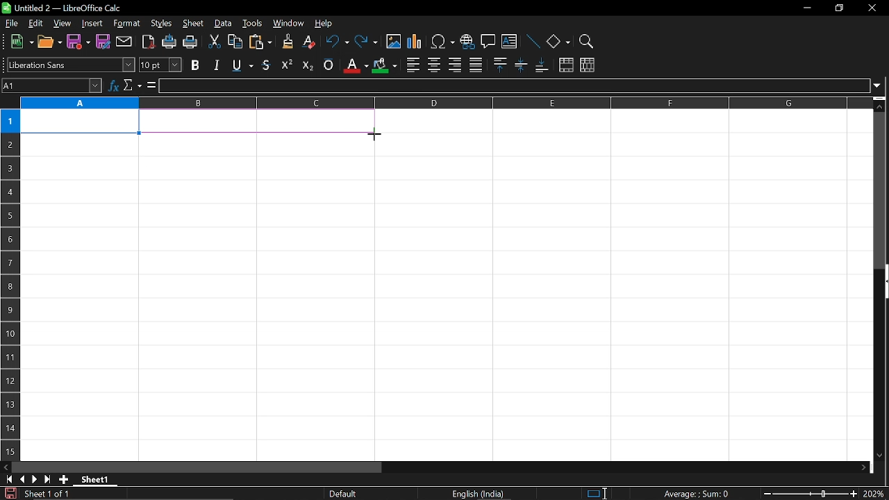 The height and width of the screenshot is (500, 889). What do you see at coordinates (132, 86) in the screenshot?
I see `select function` at bounding box center [132, 86].